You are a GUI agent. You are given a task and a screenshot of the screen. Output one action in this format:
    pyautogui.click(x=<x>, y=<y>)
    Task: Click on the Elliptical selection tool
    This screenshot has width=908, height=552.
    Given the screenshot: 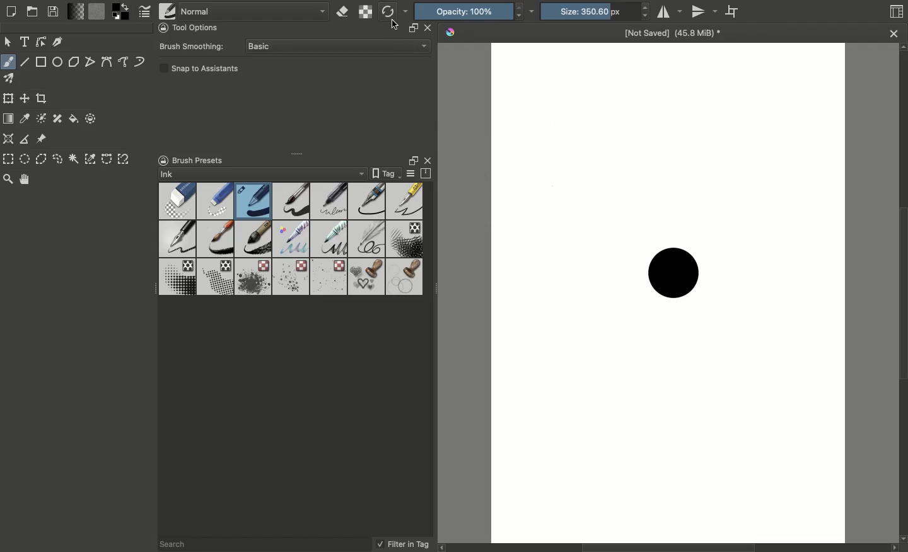 What is the action you would take?
    pyautogui.click(x=25, y=159)
    